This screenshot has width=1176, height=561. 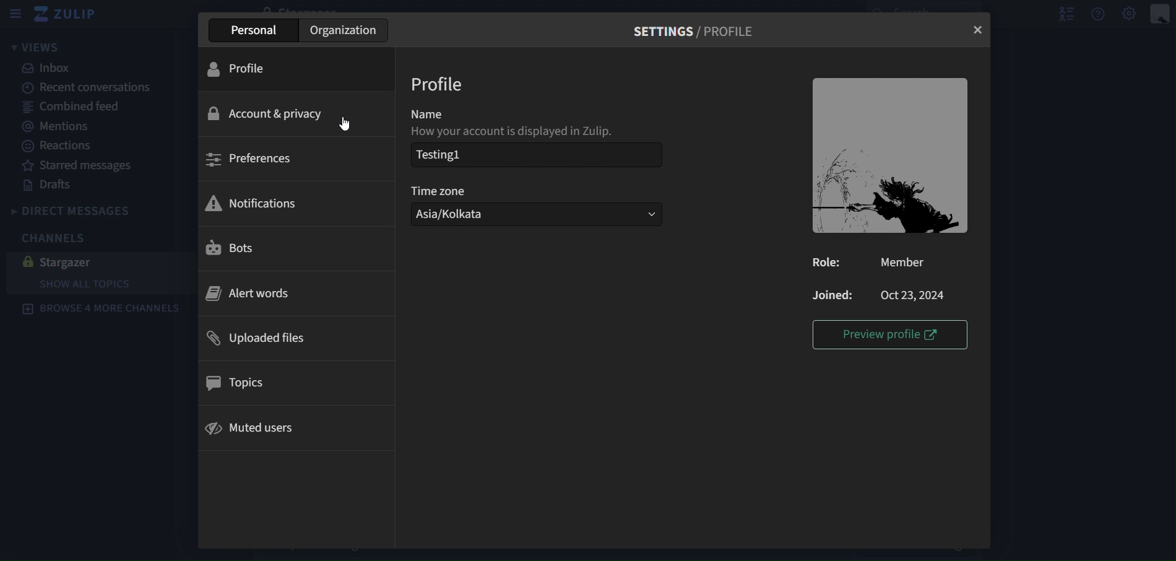 I want to click on zulip, so click(x=72, y=17).